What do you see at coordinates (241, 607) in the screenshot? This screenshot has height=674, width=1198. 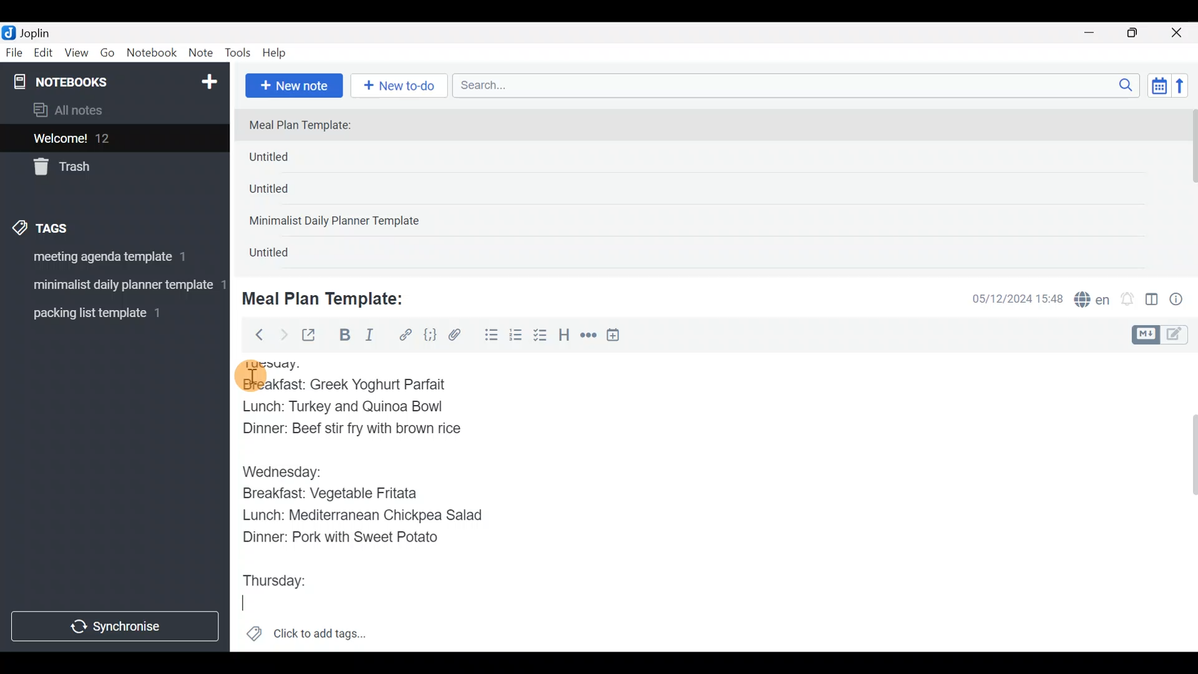 I see `text Cursor` at bounding box center [241, 607].